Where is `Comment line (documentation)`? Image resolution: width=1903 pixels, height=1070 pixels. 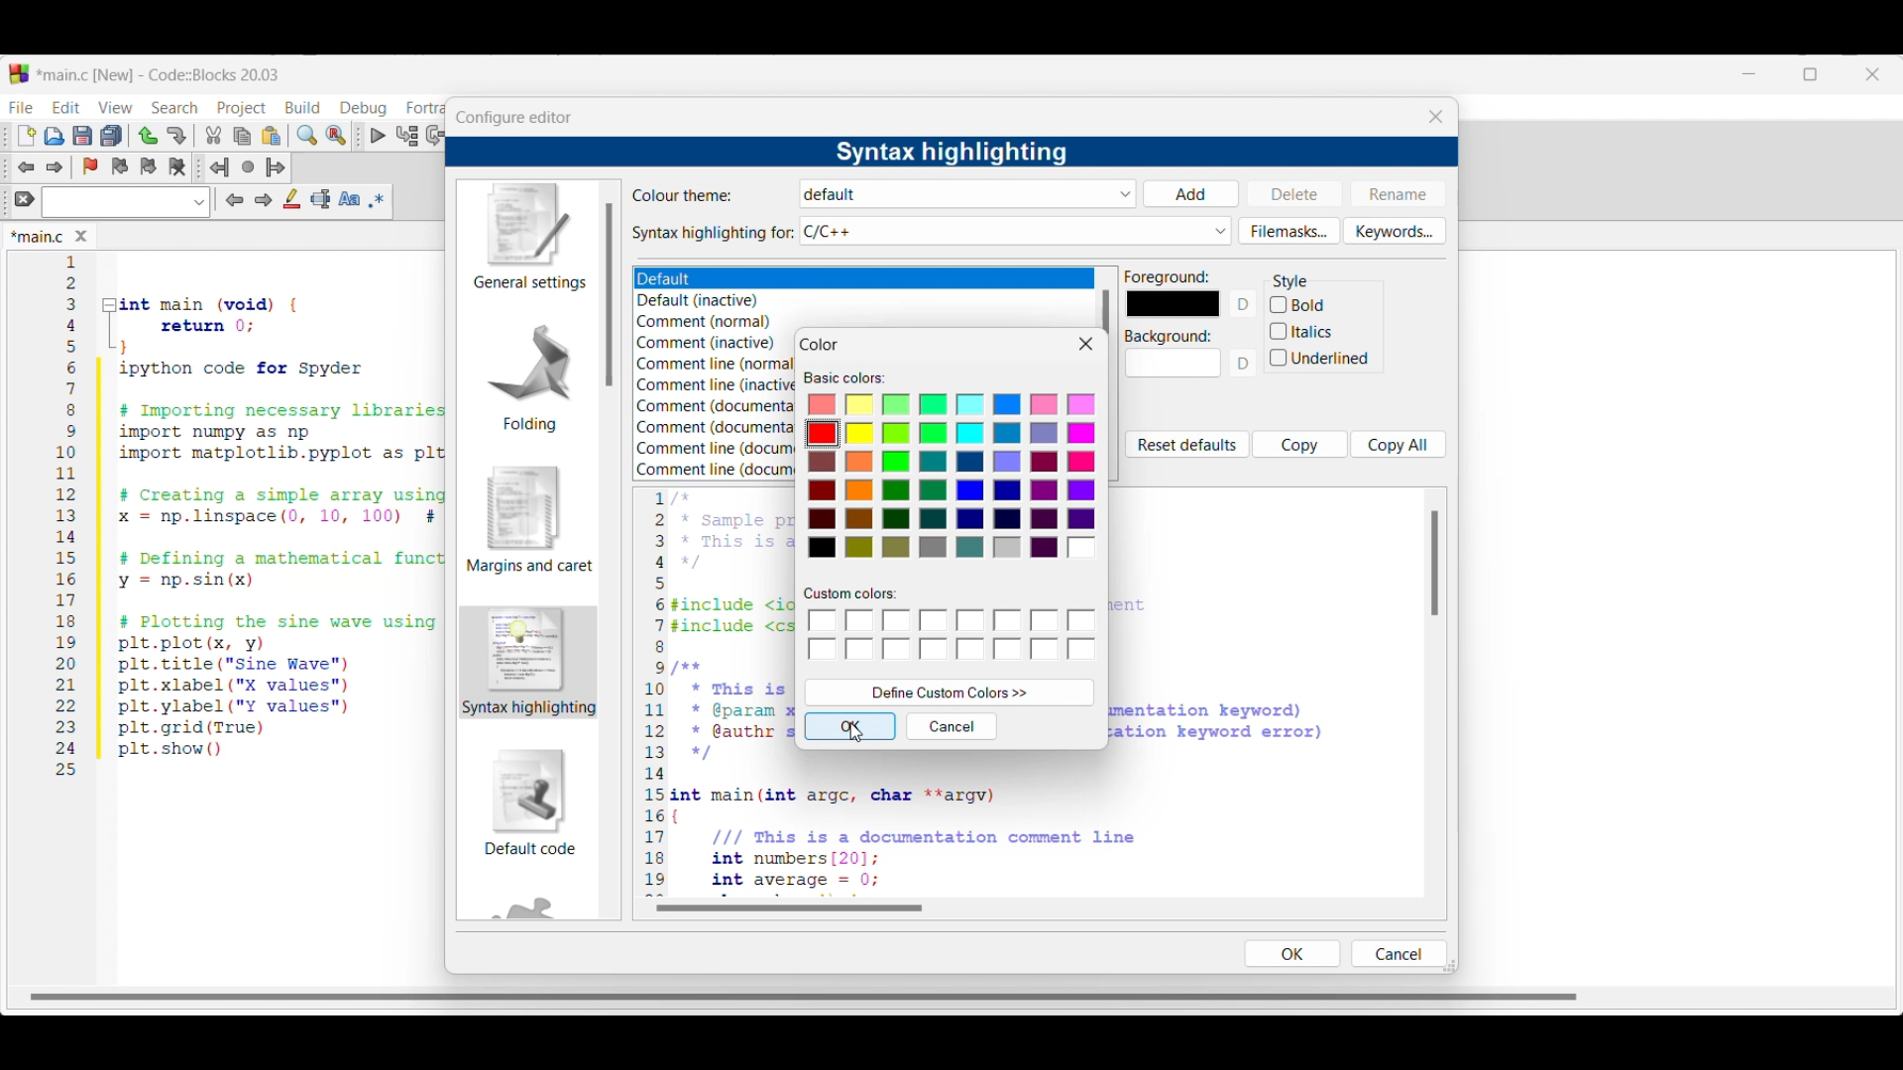 Comment line (documentation) is located at coordinates (716, 446).